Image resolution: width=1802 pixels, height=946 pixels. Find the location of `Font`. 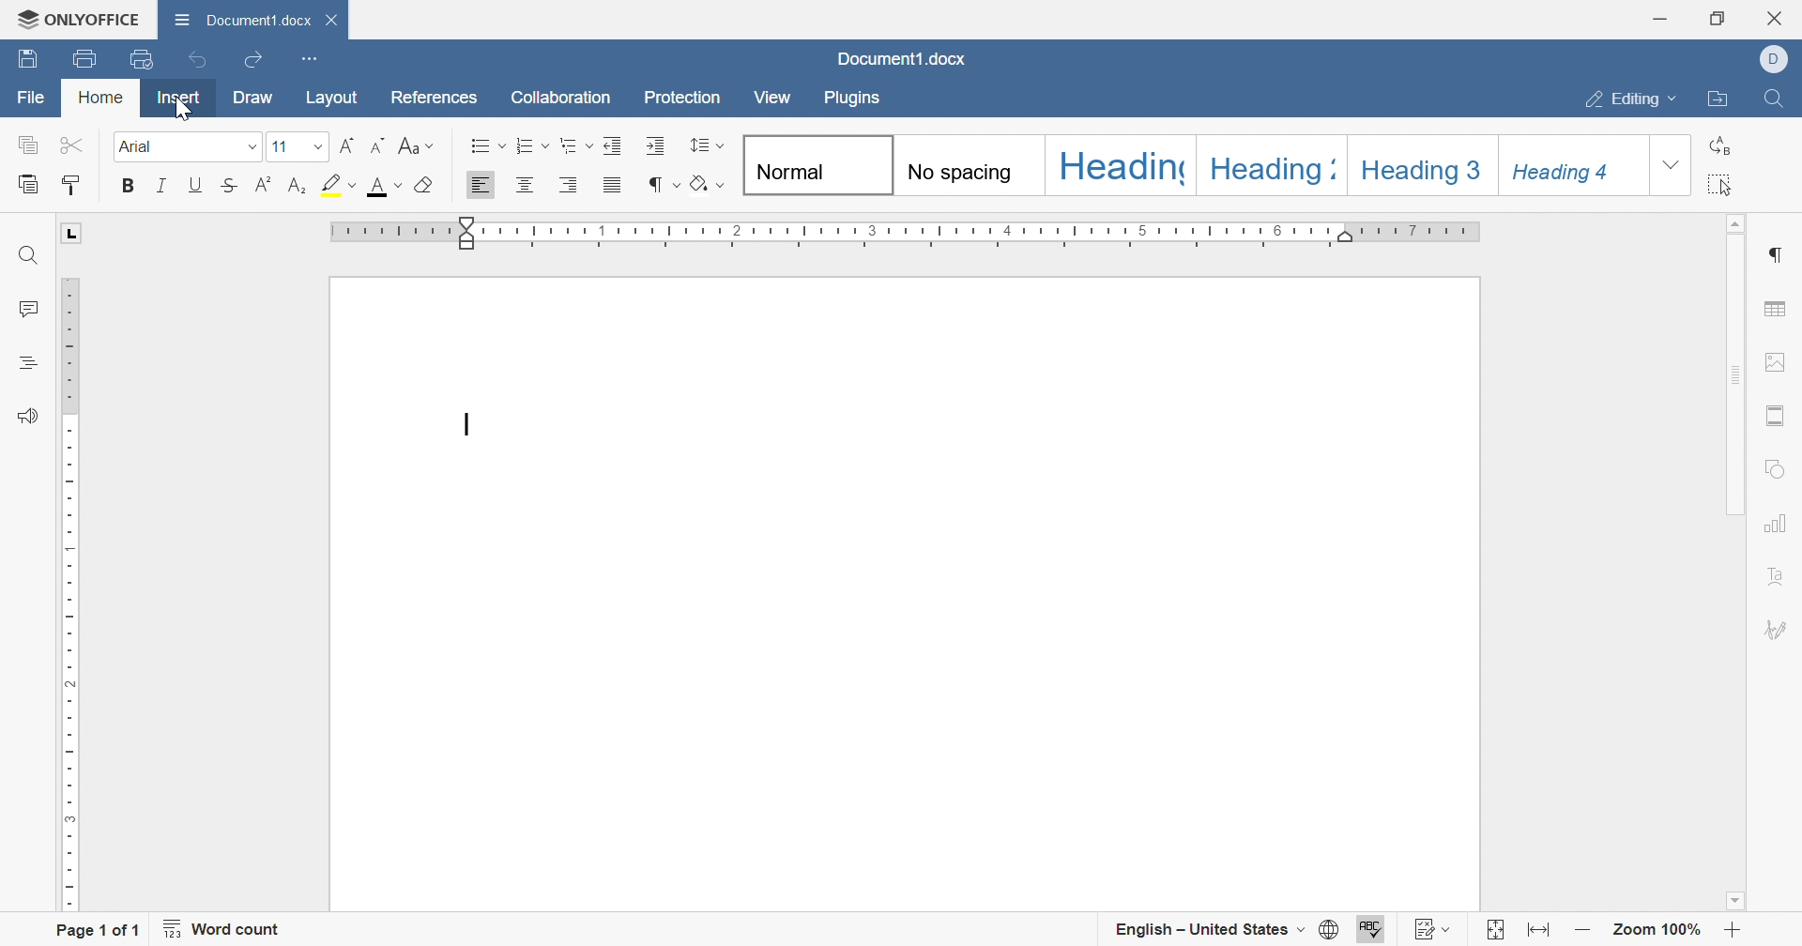

Font is located at coordinates (188, 146).